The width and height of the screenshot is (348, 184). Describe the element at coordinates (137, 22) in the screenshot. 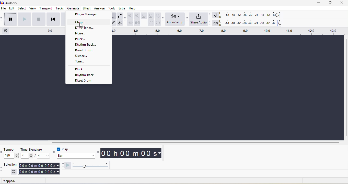

I see `silence audio selection` at that location.